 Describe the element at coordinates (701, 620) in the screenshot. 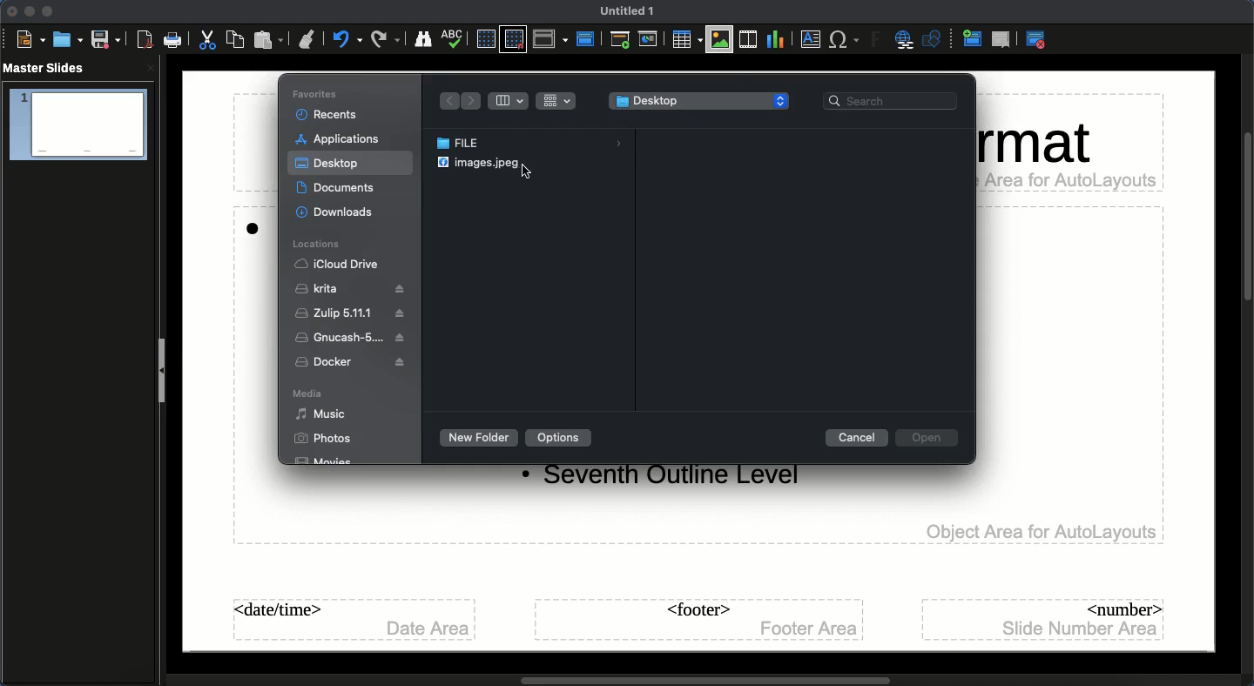

I see `Master slide footer` at that location.